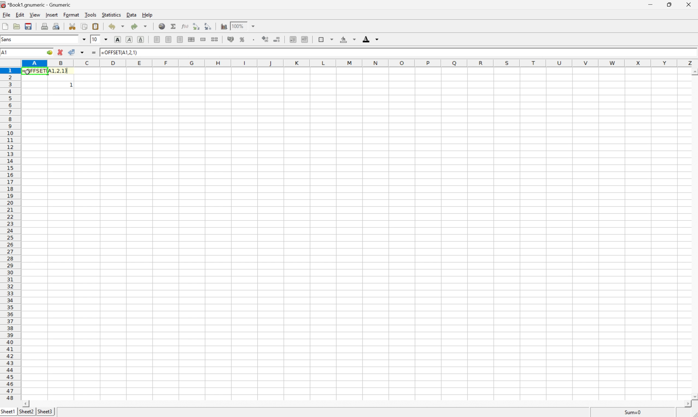 The width and height of the screenshot is (698, 417). Describe the element at coordinates (292, 38) in the screenshot. I see `decrease indent` at that location.